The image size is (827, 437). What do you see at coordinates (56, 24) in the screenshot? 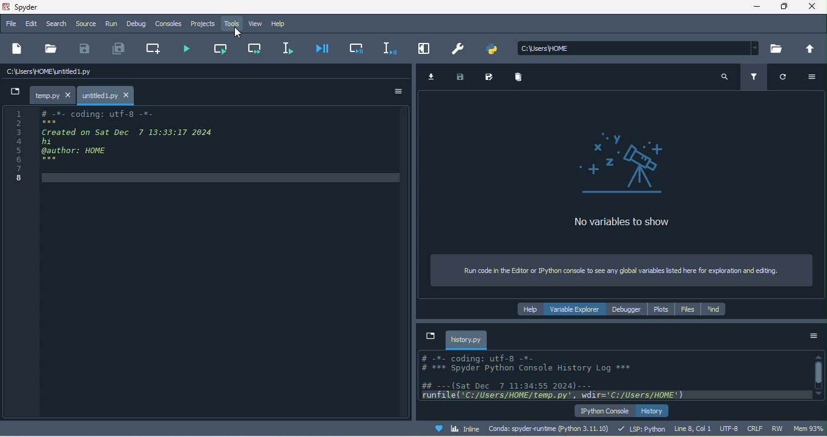
I see `search` at bounding box center [56, 24].